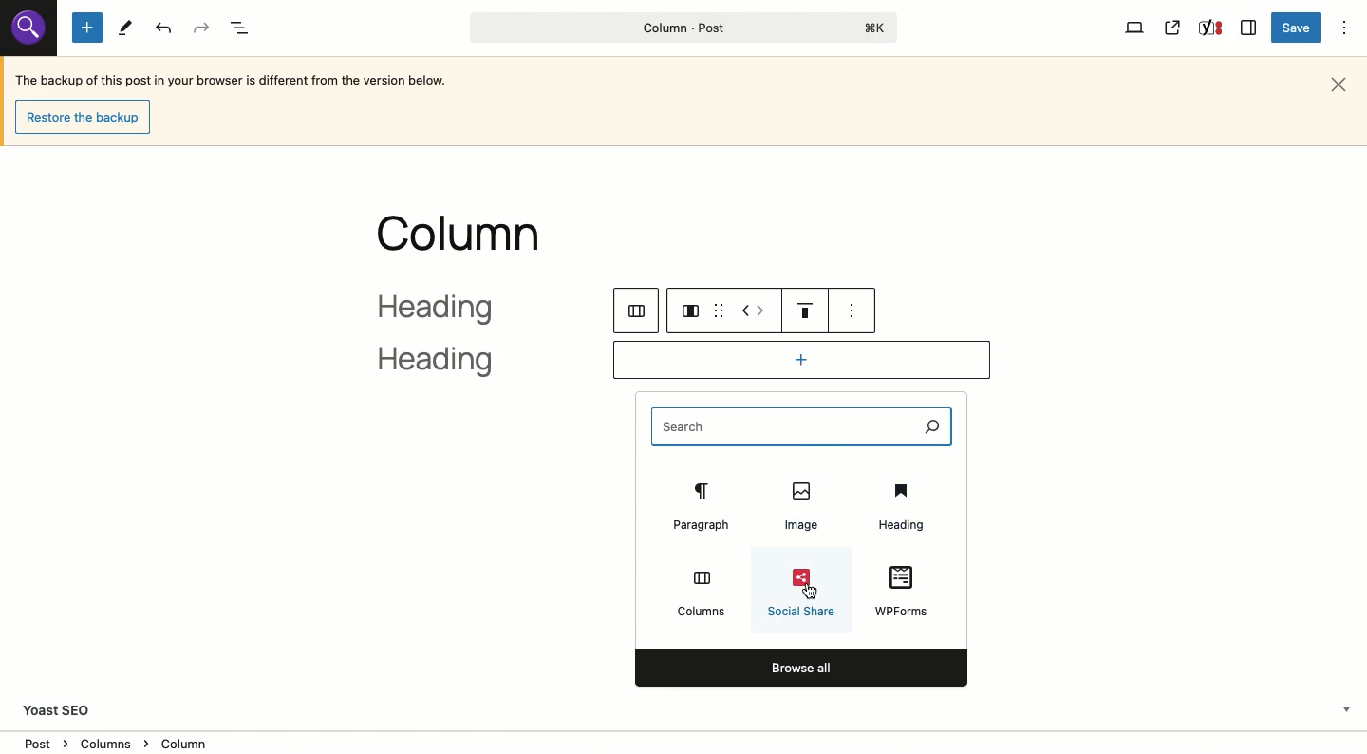 The image size is (1367, 754). I want to click on Image, so click(804, 506).